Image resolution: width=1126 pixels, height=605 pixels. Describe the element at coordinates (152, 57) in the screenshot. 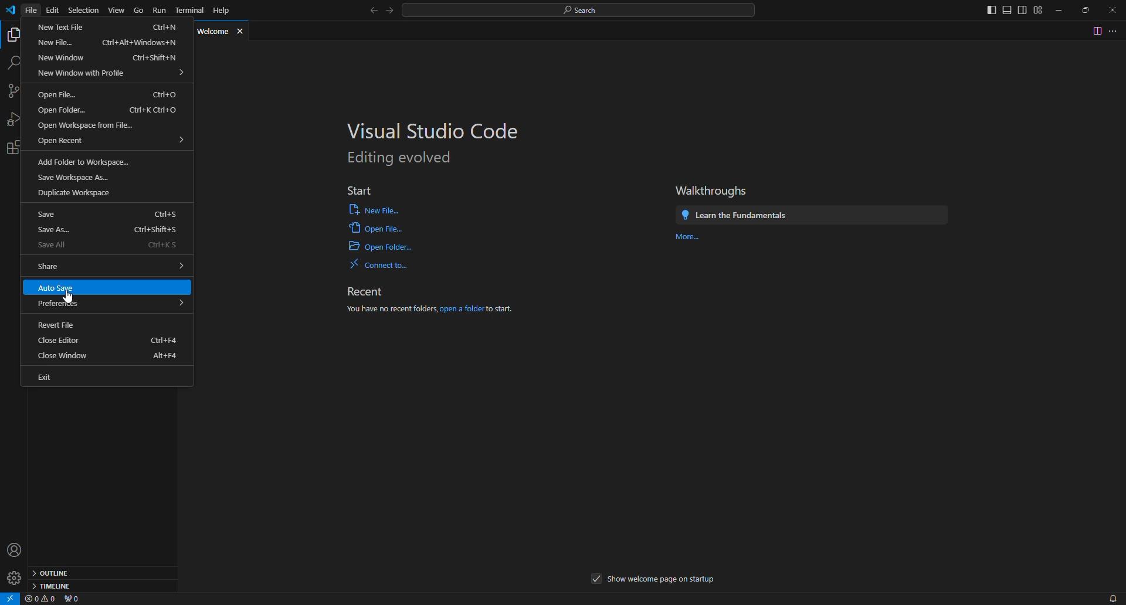

I see `ctrl+shift+n` at that location.